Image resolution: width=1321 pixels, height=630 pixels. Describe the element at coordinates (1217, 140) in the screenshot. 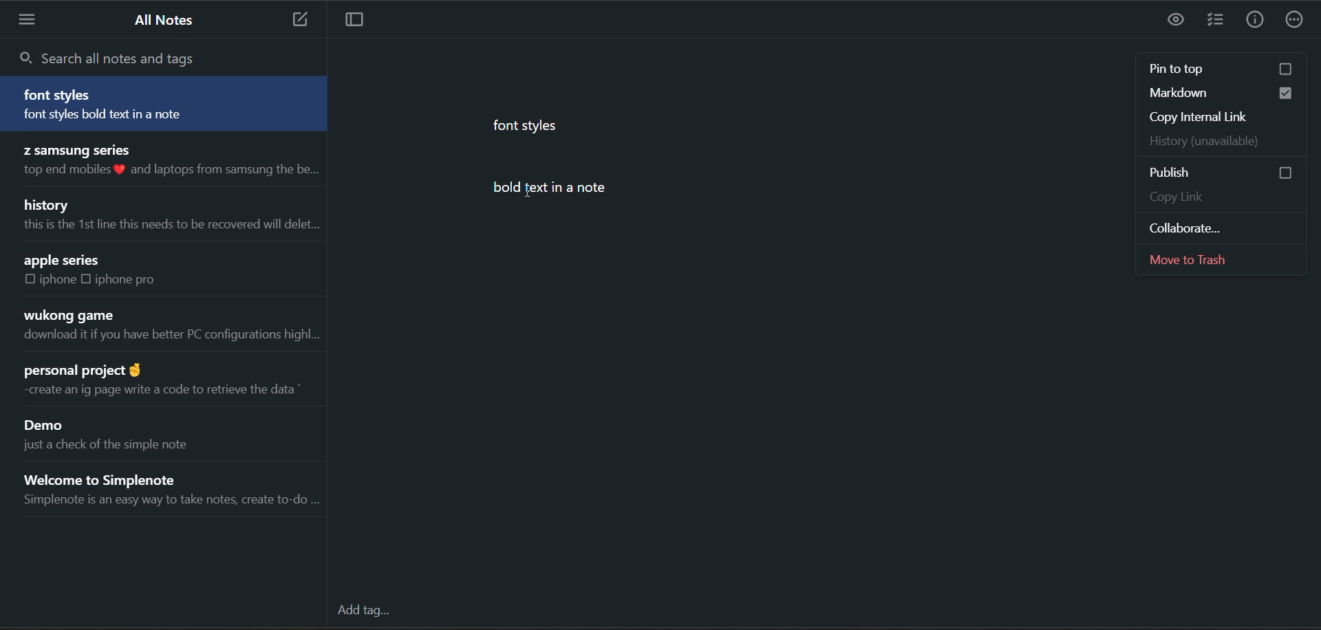

I see `history` at that location.